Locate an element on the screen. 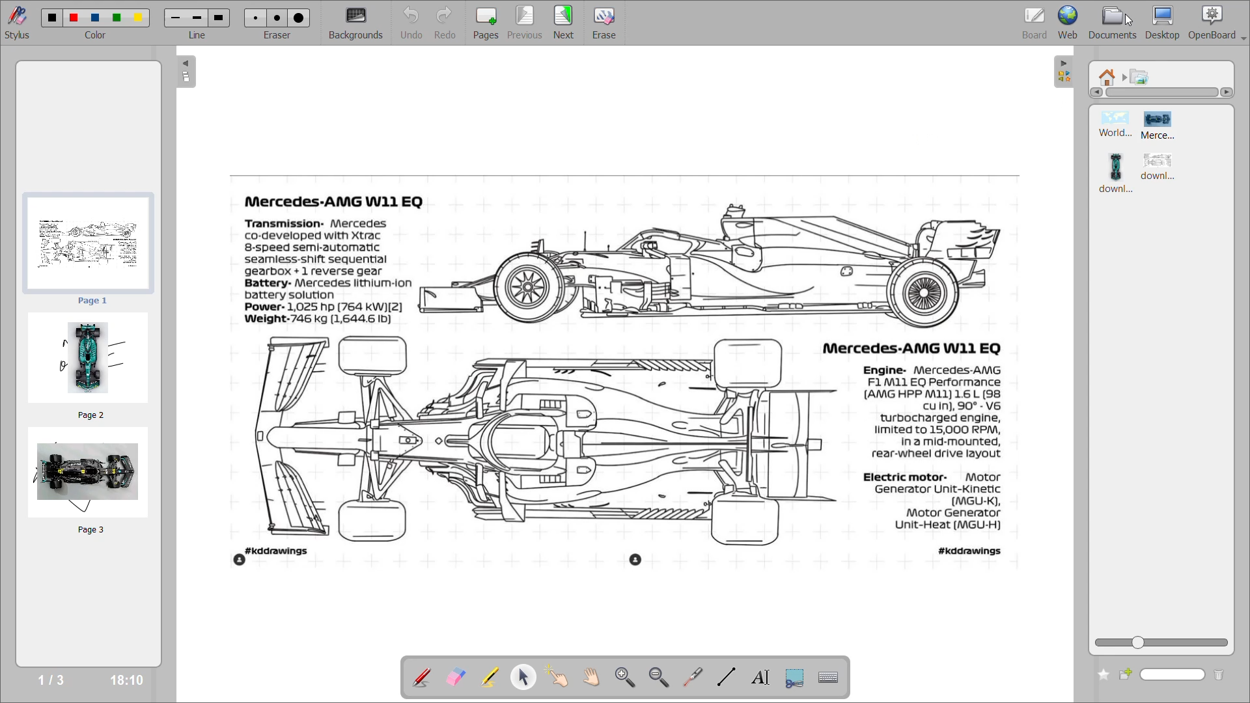 The height and width of the screenshot is (703, 1250). stylus is located at coordinates (17, 21).